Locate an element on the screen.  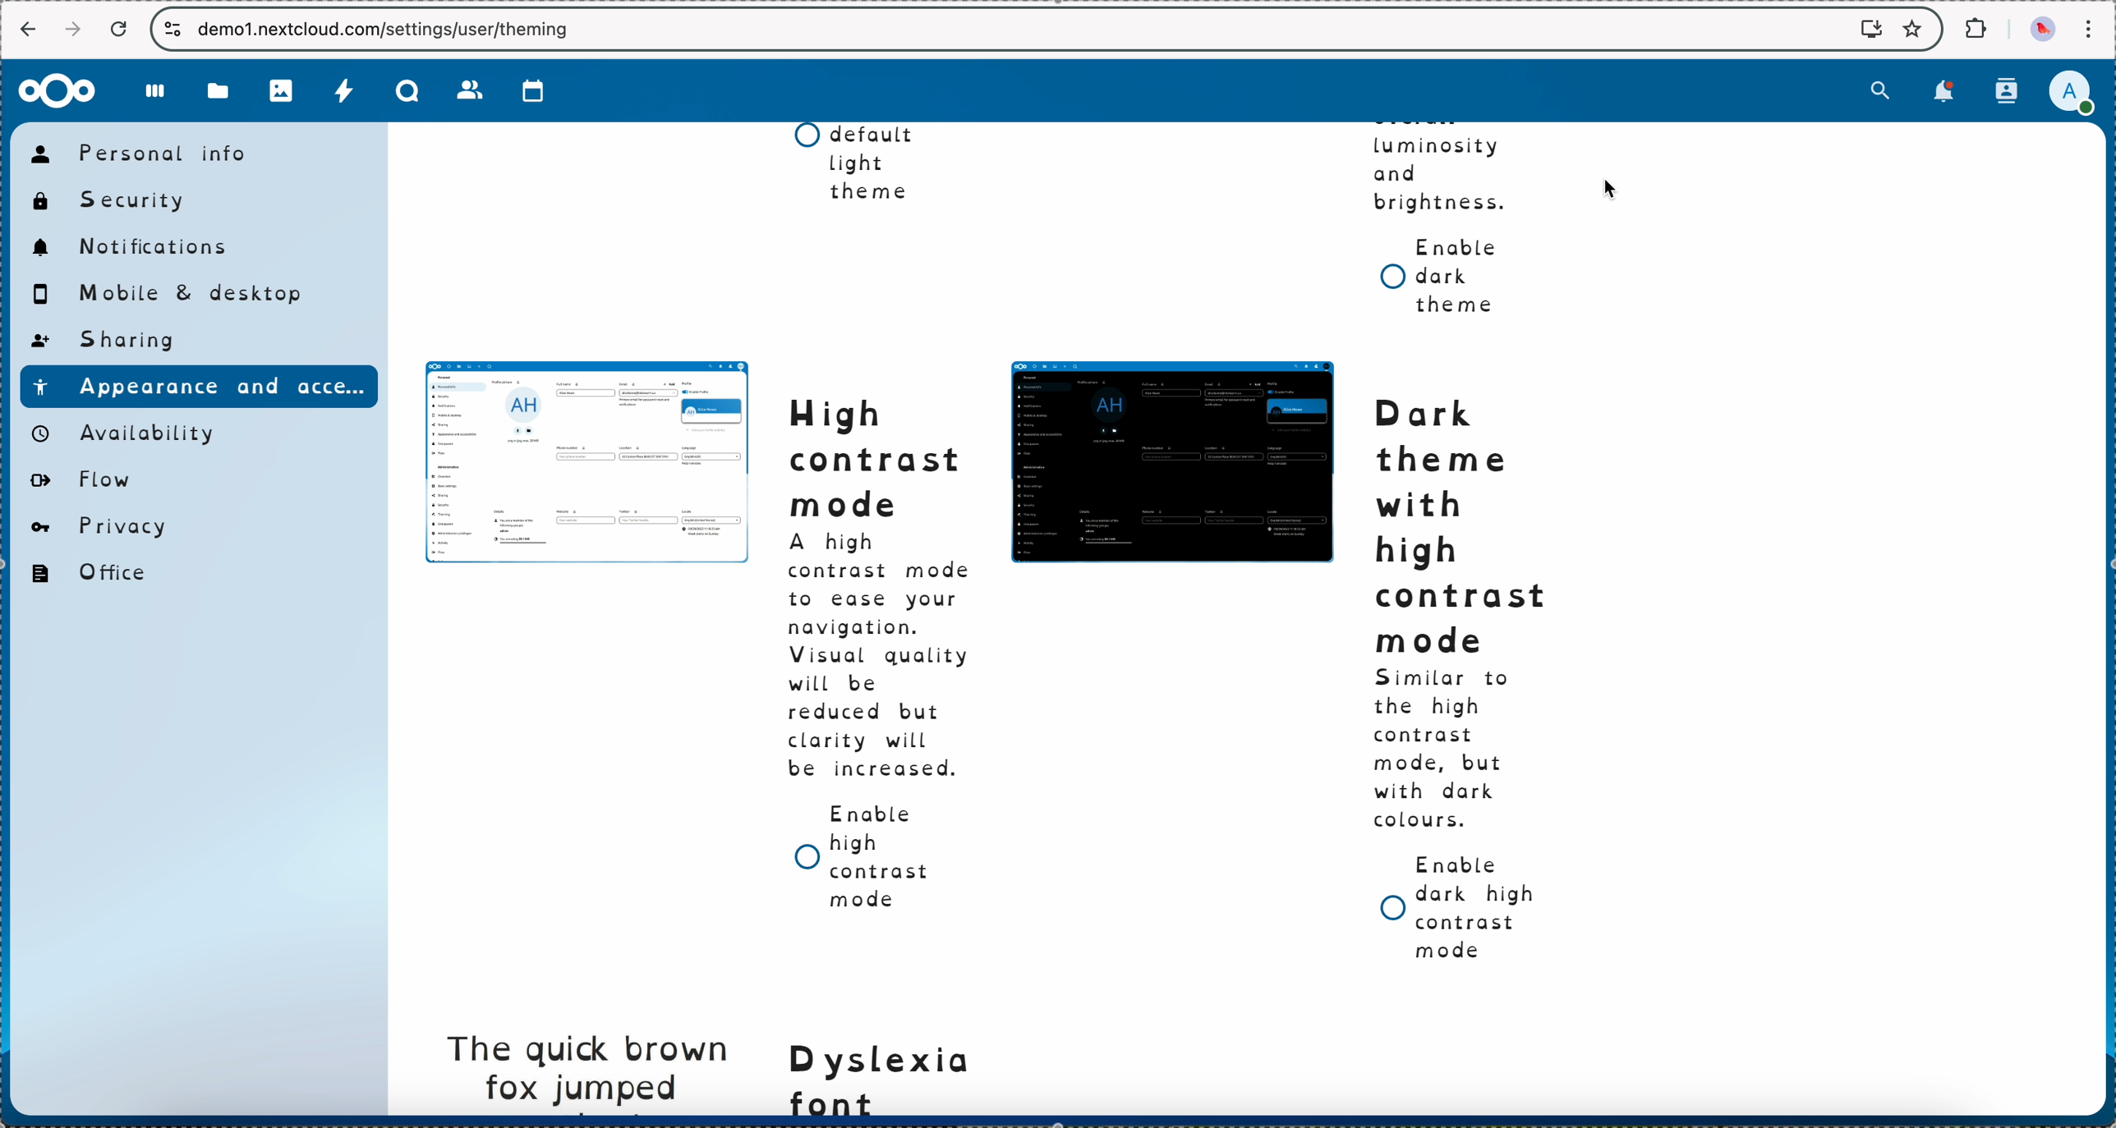
profile picture is located at coordinates (2039, 30).